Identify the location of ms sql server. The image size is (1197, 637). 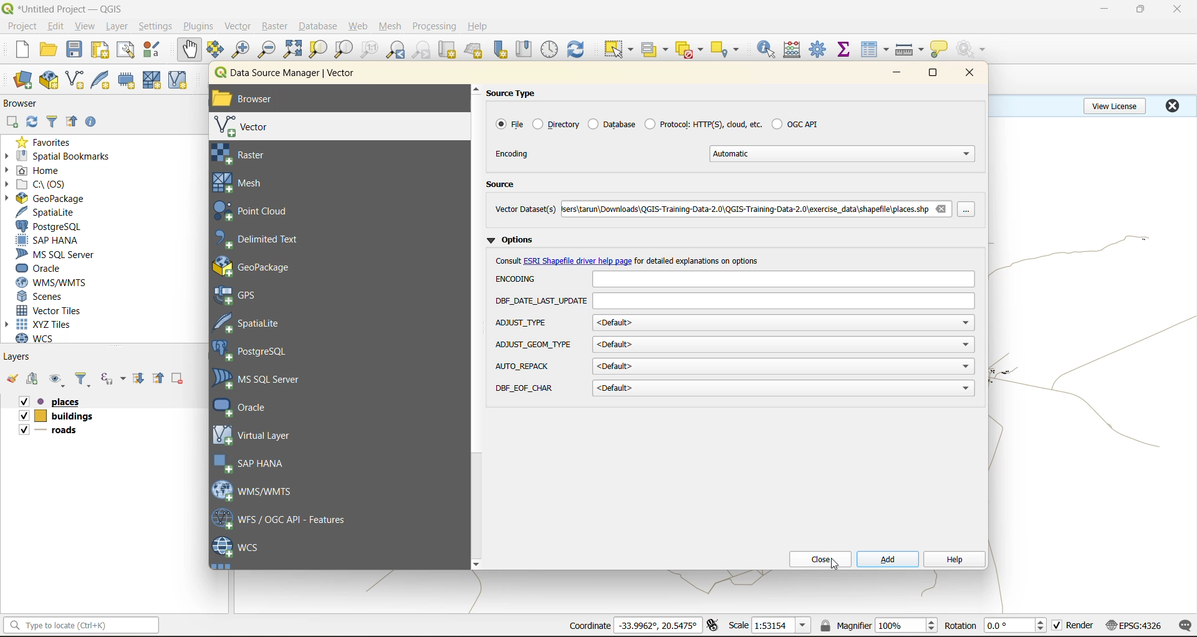
(60, 254).